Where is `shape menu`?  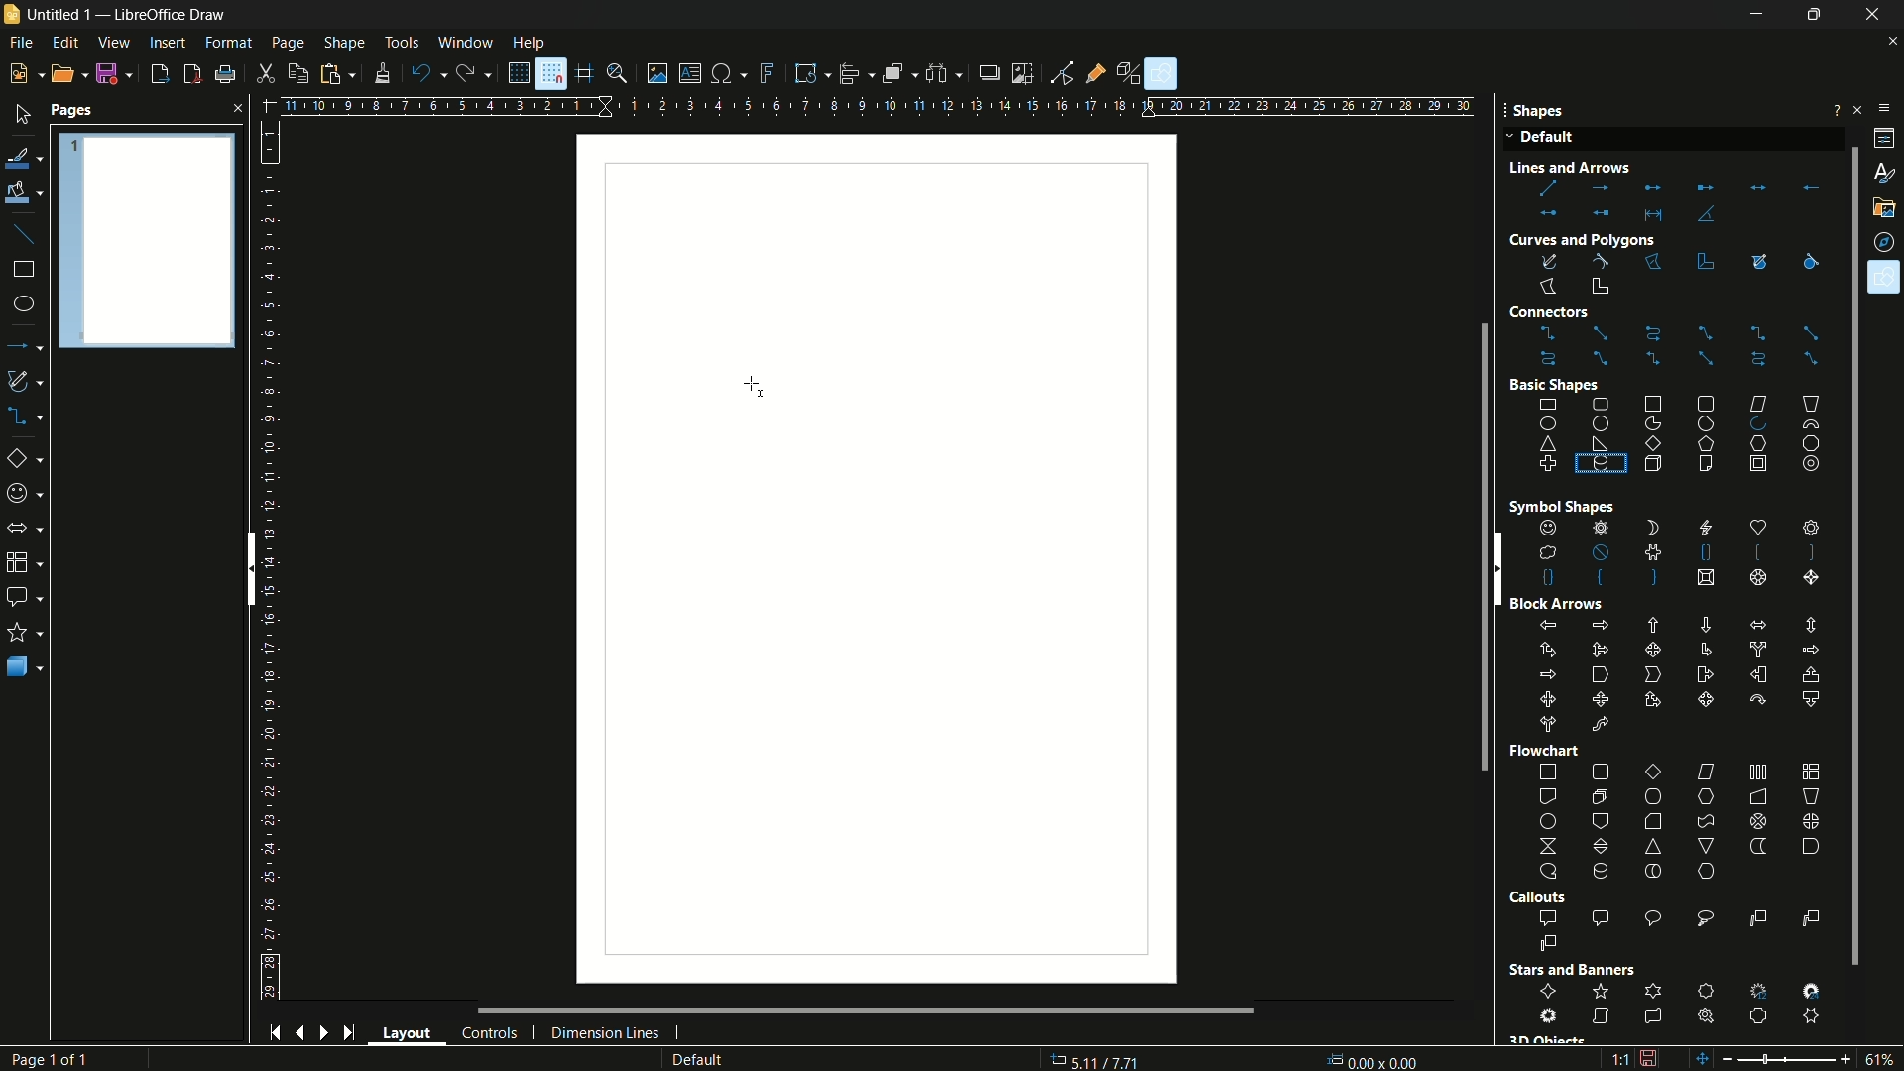
shape menu is located at coordinates (346, 43).